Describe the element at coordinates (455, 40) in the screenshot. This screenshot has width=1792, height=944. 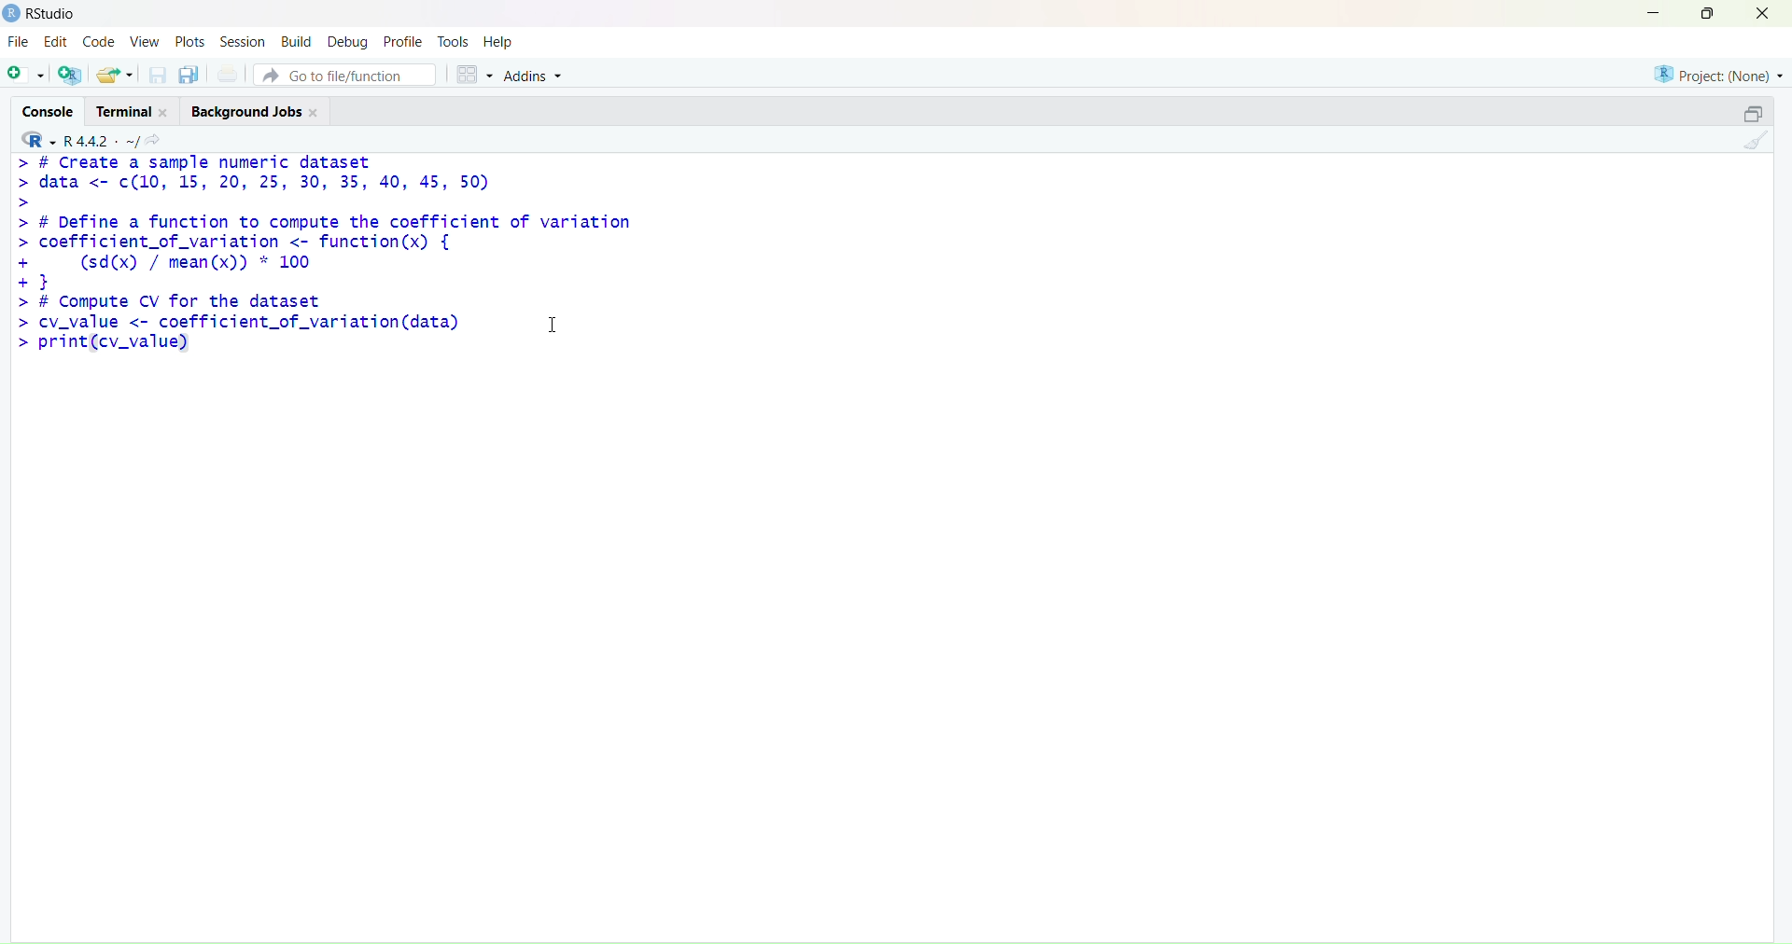
I see `tools` at that location.